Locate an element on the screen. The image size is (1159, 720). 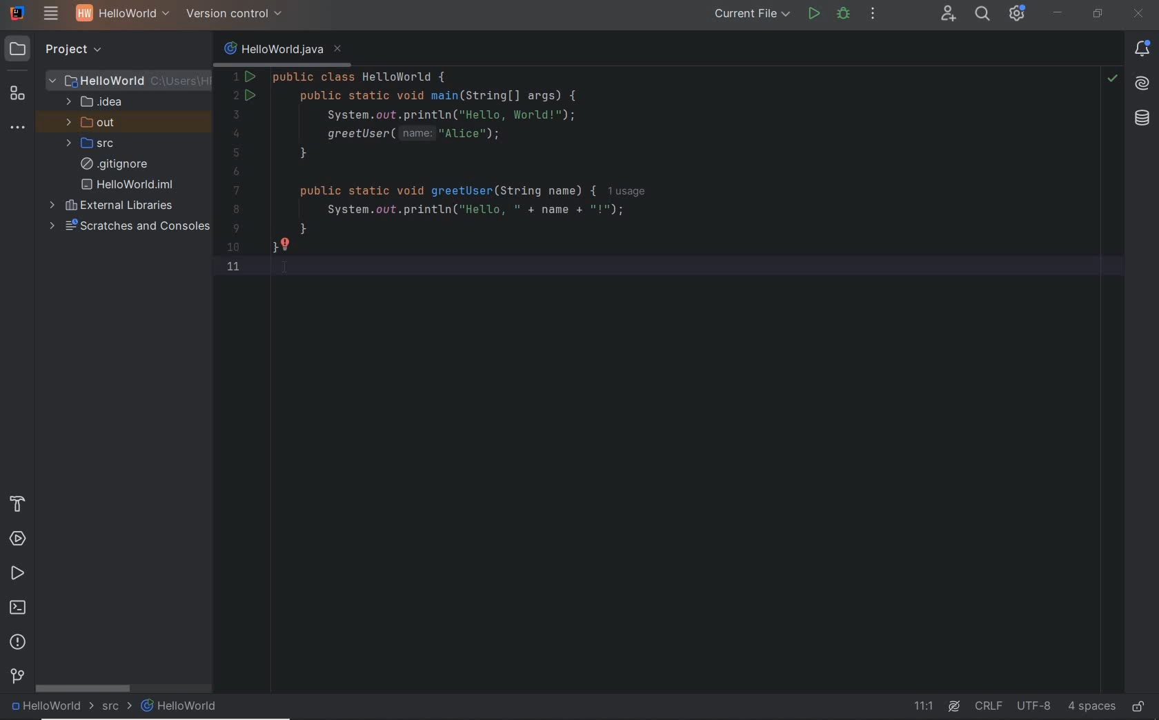
close is located at coordinates (1141, 14).